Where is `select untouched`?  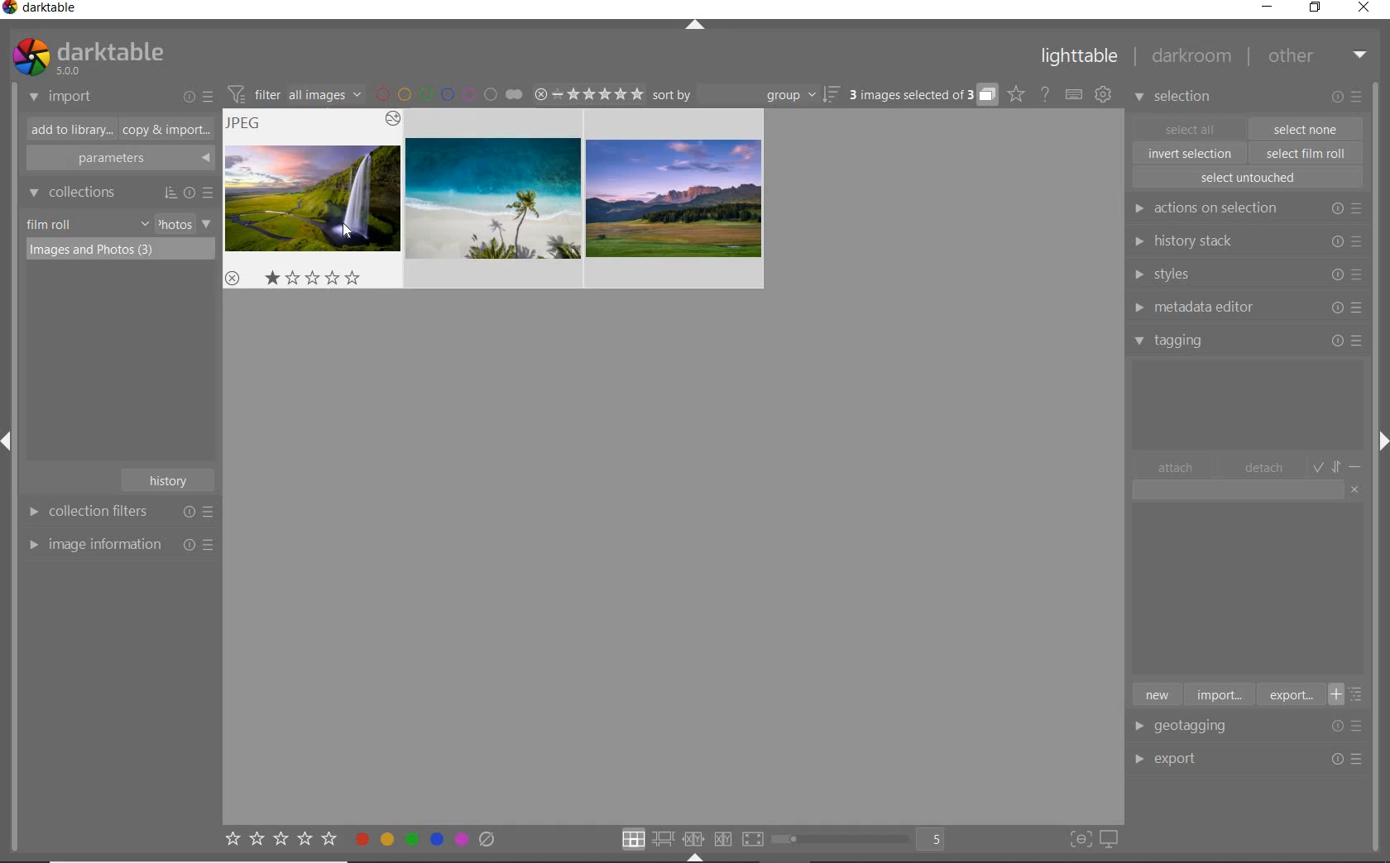
select untouched is located at coordinates (1247, 178).